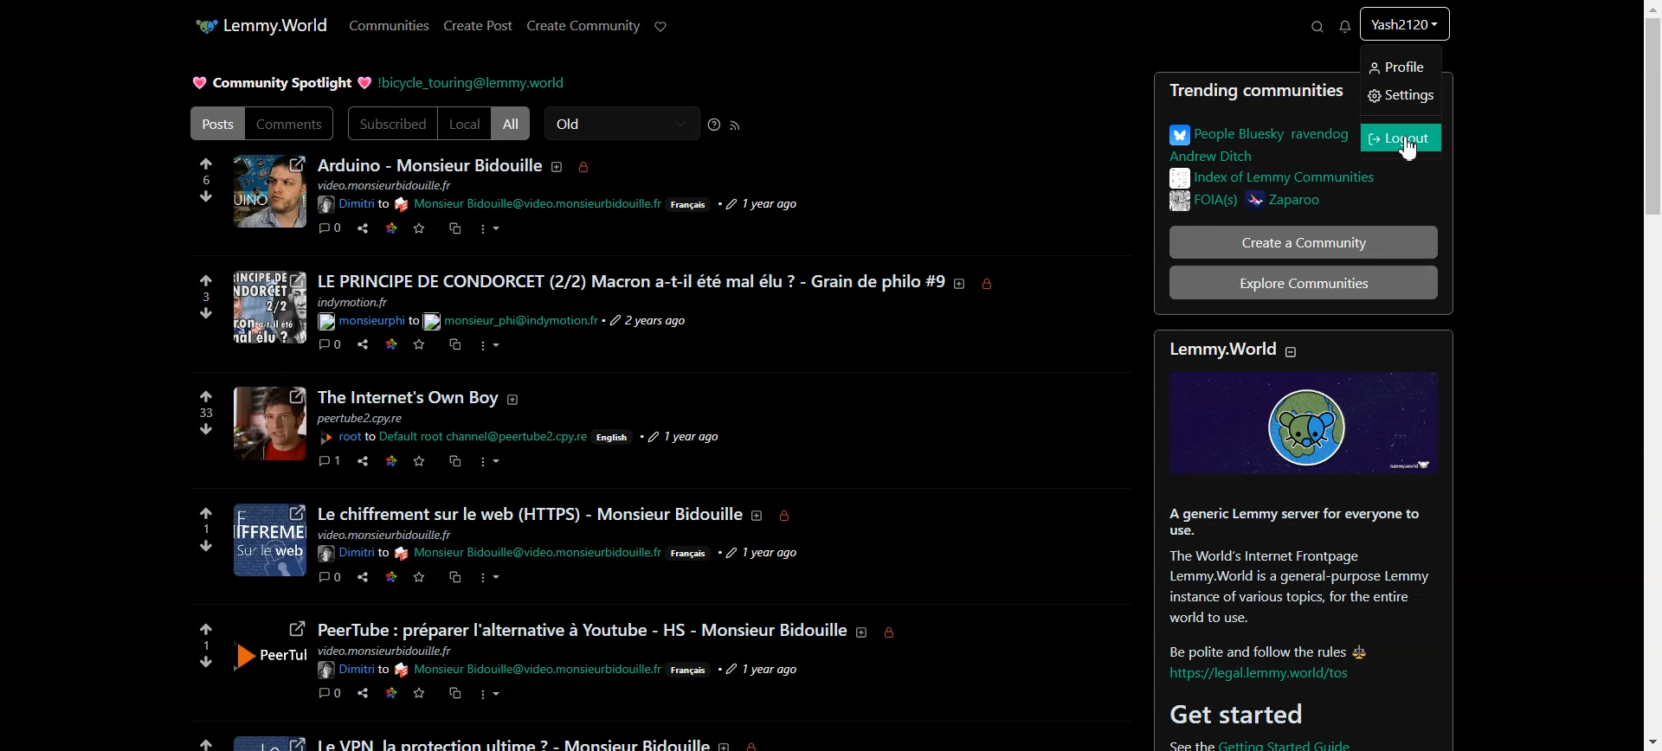 The image size is (1662, 751). Describe the element at coordinates (203, 510) in the screenshot. I see `upvotes` at that location.